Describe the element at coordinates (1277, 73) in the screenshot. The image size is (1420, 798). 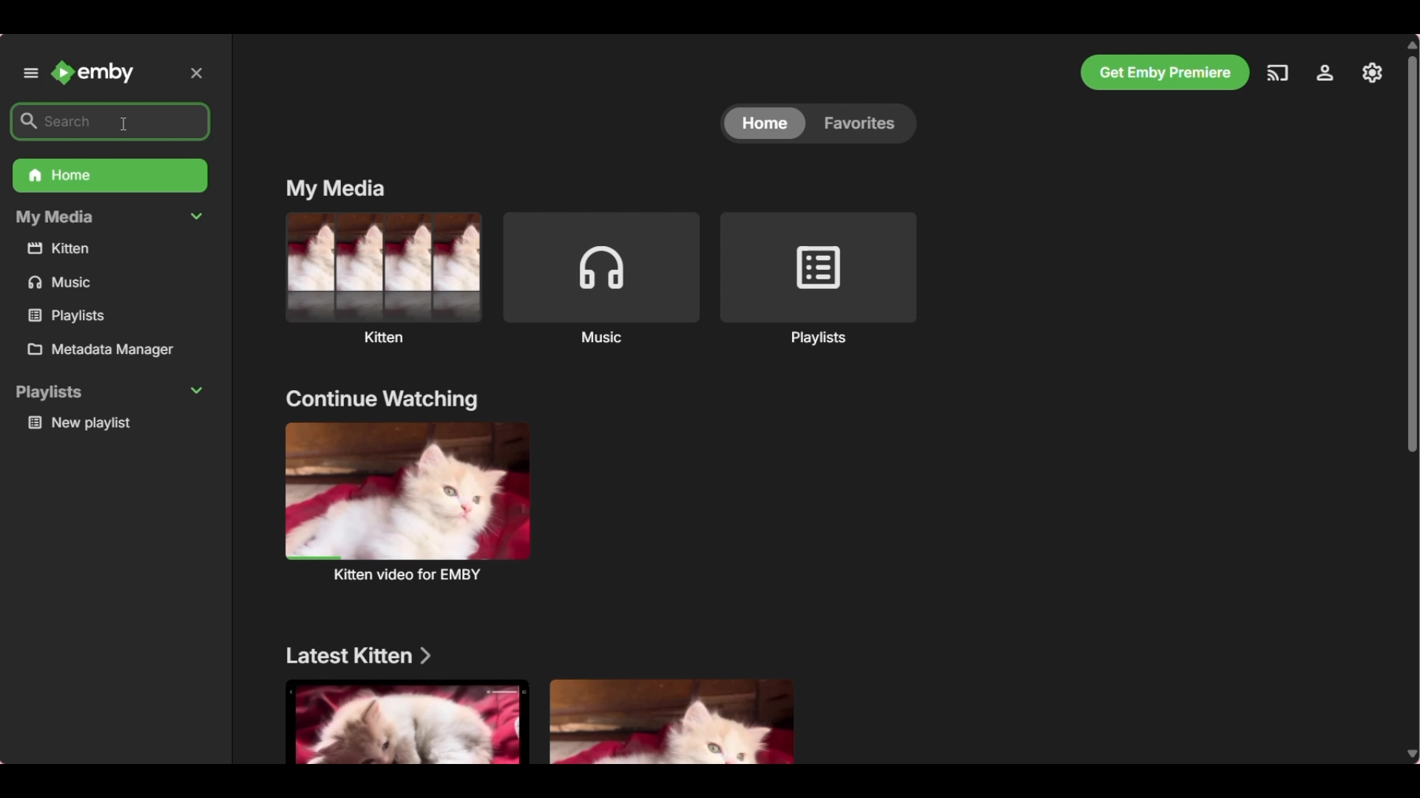
I see `Play on another device` at that location.